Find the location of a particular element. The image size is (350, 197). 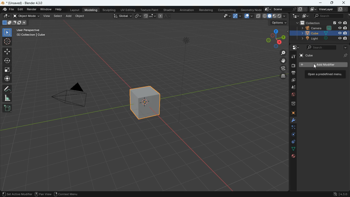

add is located at coordinates (7, 108).